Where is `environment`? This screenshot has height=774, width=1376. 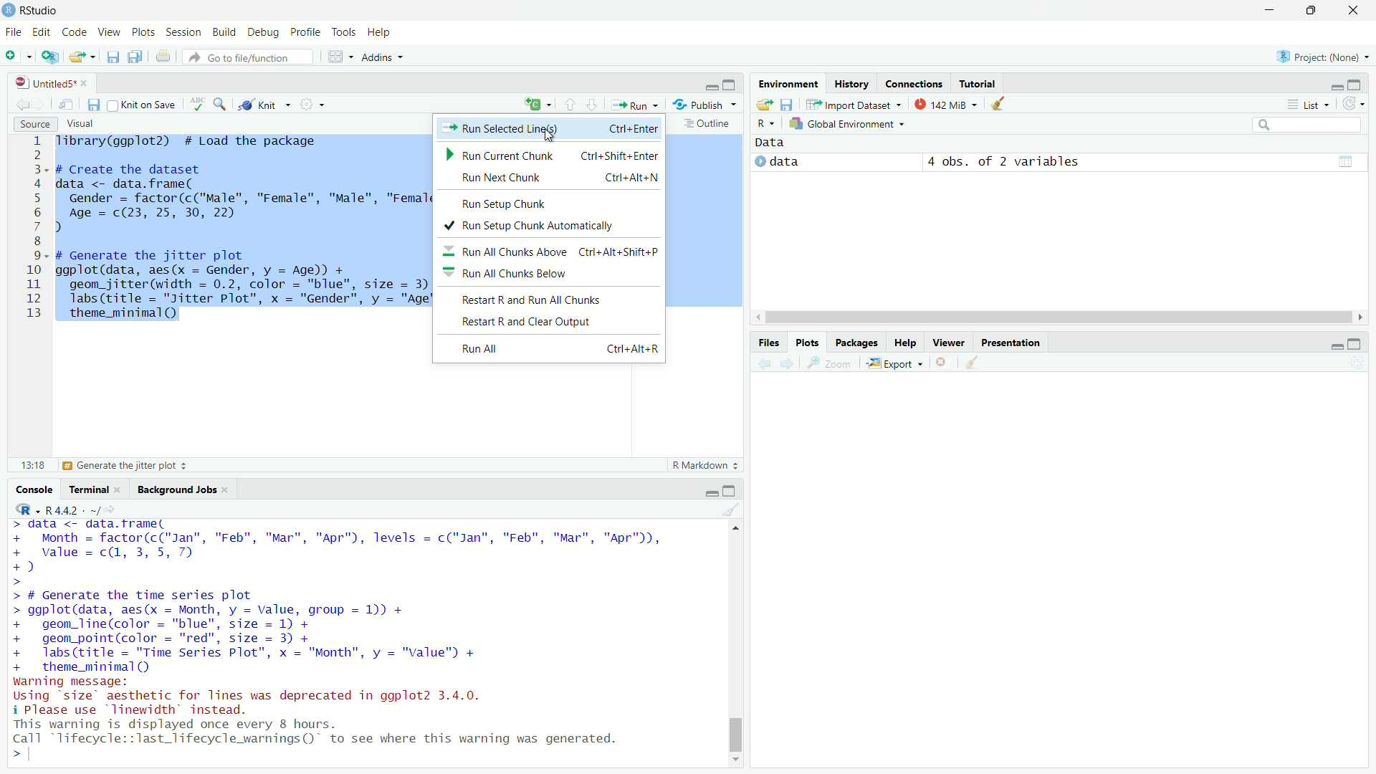 environment is located at coordinates (789, 83).